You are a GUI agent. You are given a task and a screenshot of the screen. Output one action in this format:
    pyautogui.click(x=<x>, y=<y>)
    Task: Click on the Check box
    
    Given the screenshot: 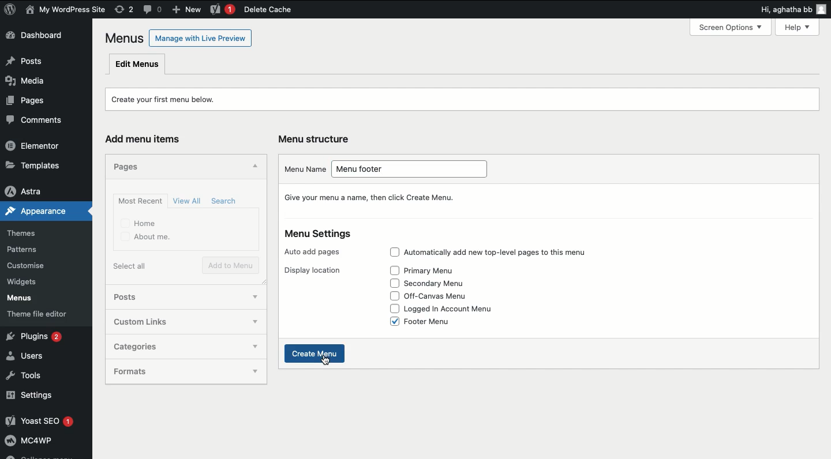 What is the action you would take?
    pyautogui.click(x=394, y=253)
    